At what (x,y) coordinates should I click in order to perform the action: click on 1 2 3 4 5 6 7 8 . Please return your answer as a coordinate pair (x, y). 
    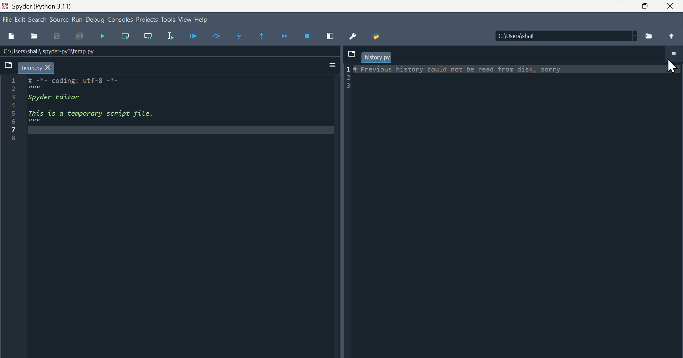
    Looking at the image, I should click on (14, 110).